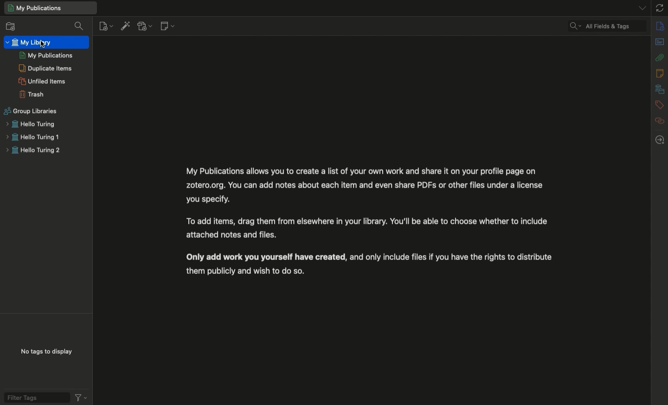 The image size is (668, 405). Describe the element at coordinates (639, 7) in the screenshot. I see `List all tabs` at that location.